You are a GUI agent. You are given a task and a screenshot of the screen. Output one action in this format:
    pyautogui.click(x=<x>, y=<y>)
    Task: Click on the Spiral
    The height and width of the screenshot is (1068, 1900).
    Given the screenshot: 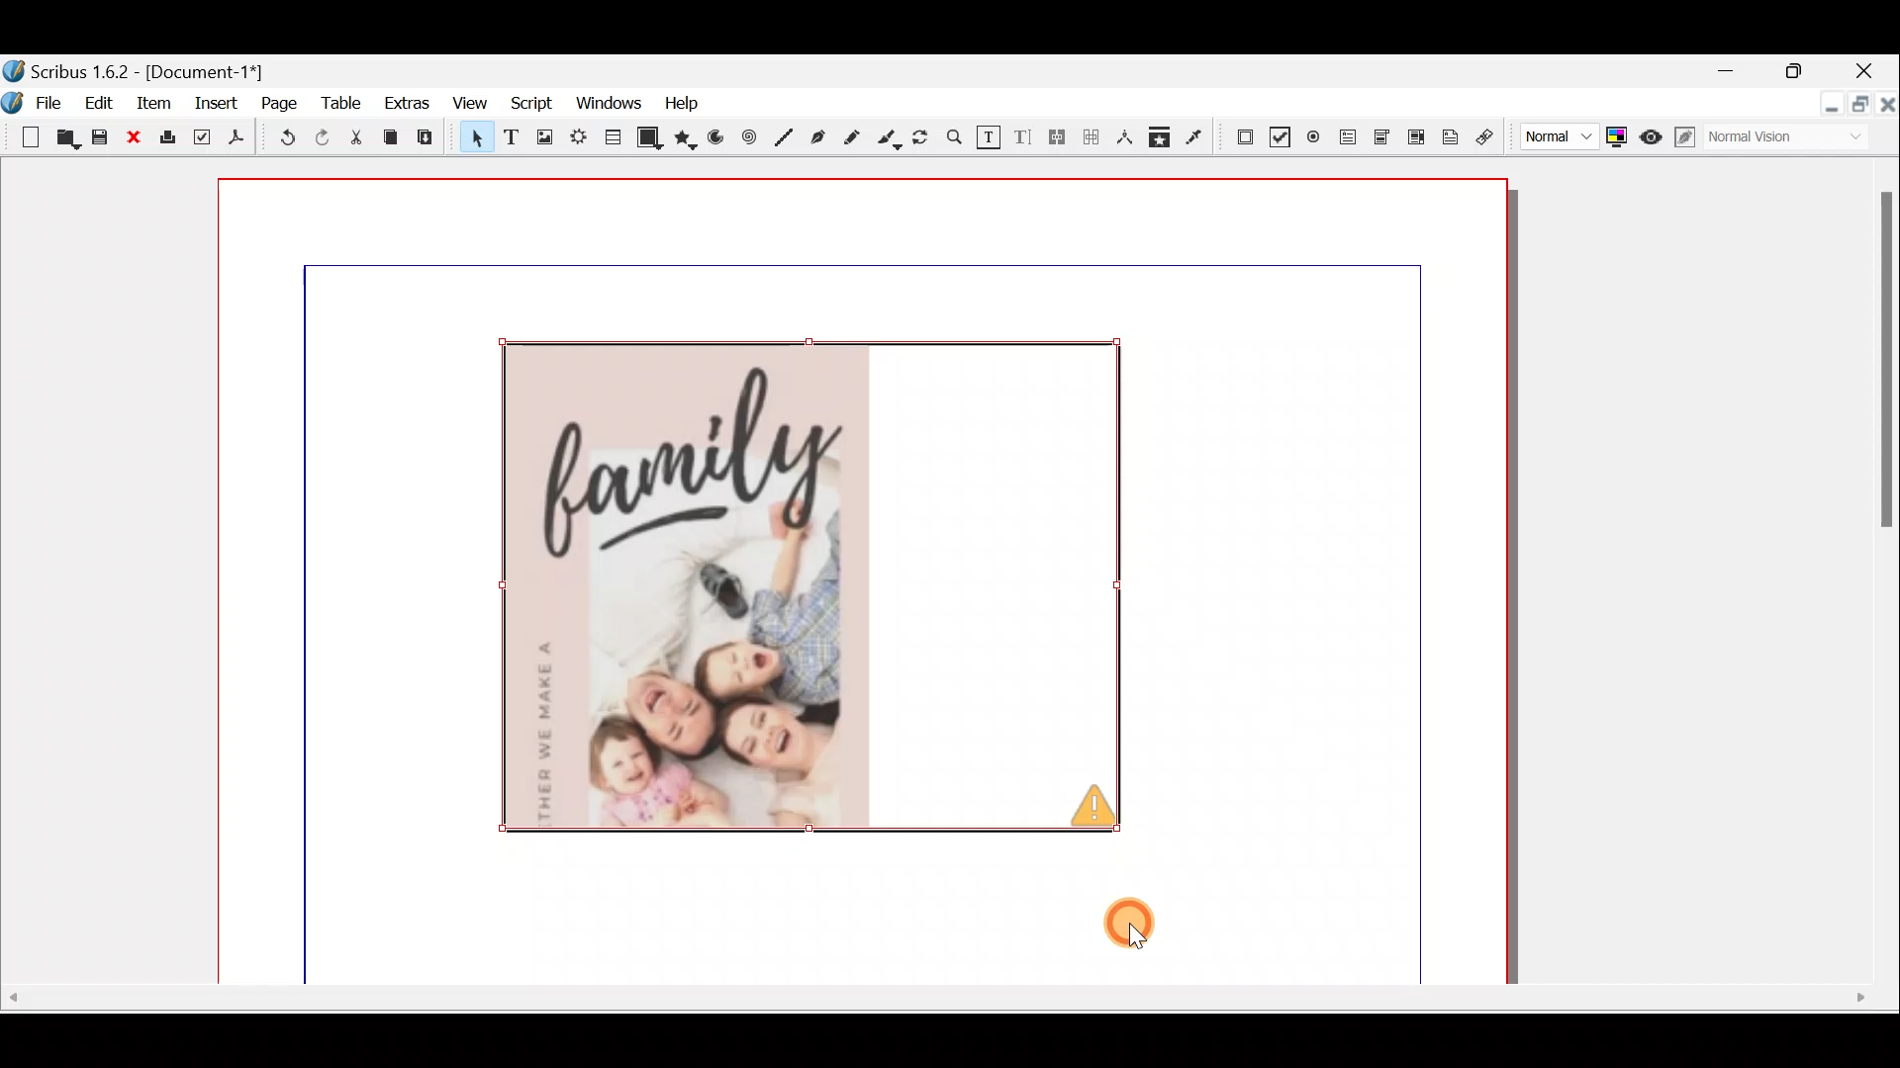 What is the action you would take?
    pyautogui.click(x=752, y=142)
    